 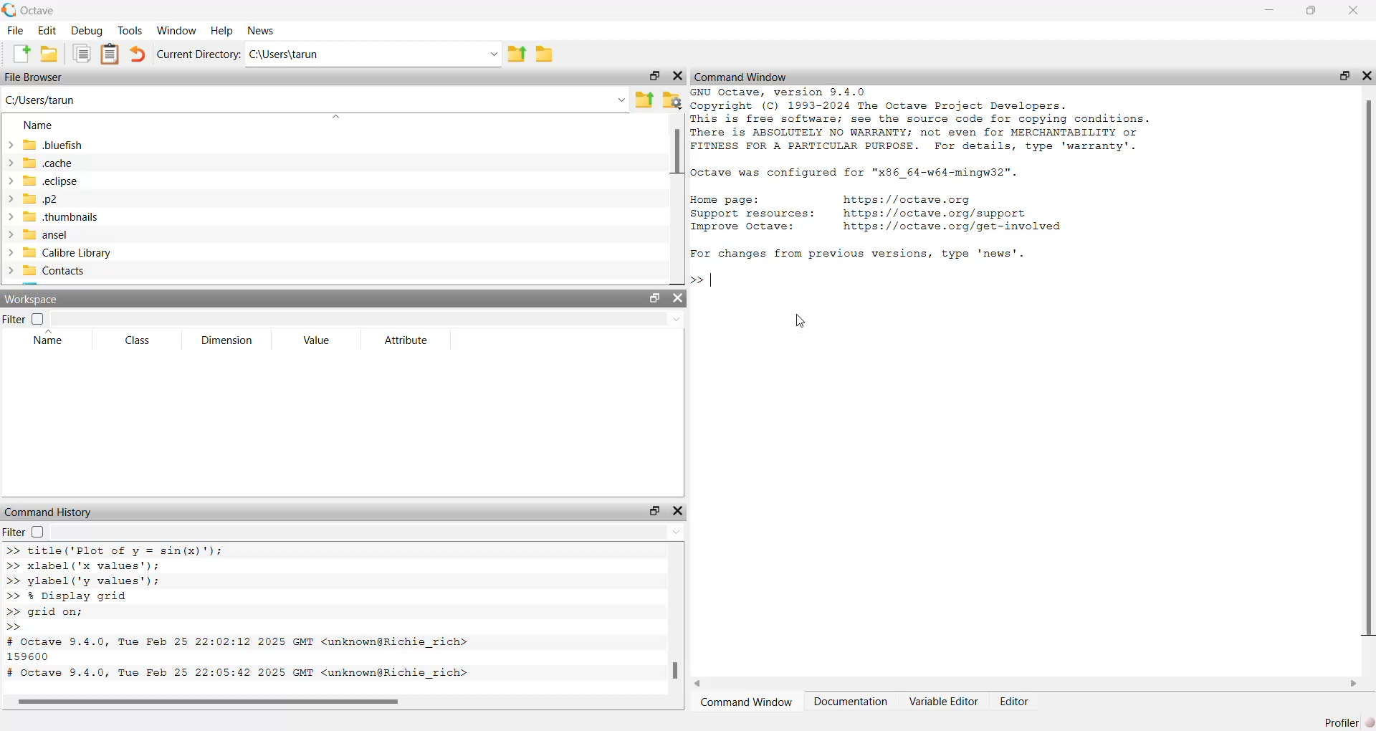 I want to click on .thumbnails, so click(x=70, y=217).